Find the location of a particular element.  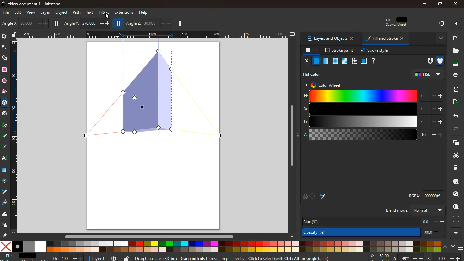

frame is located at coordinates (456, 219).